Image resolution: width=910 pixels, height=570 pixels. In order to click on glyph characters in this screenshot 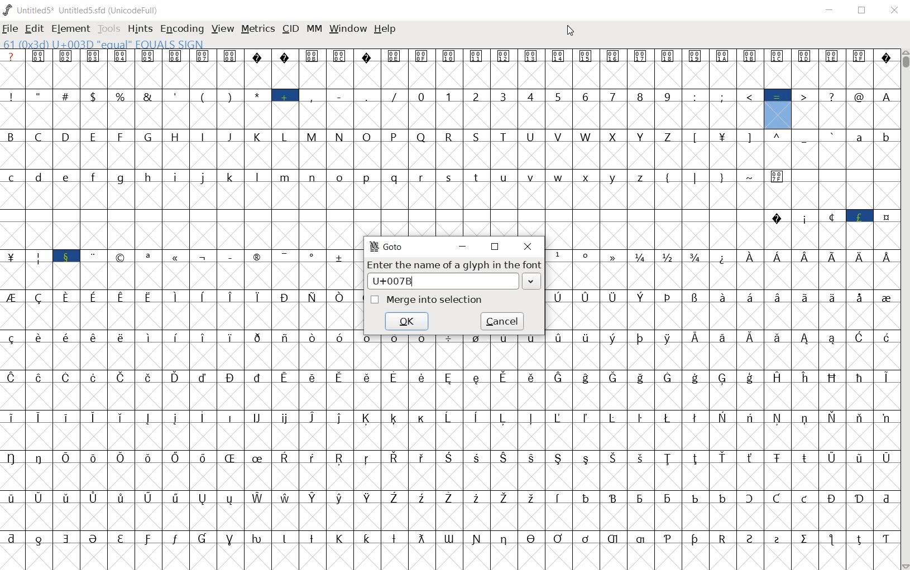, I will do `click(625, 142)`.